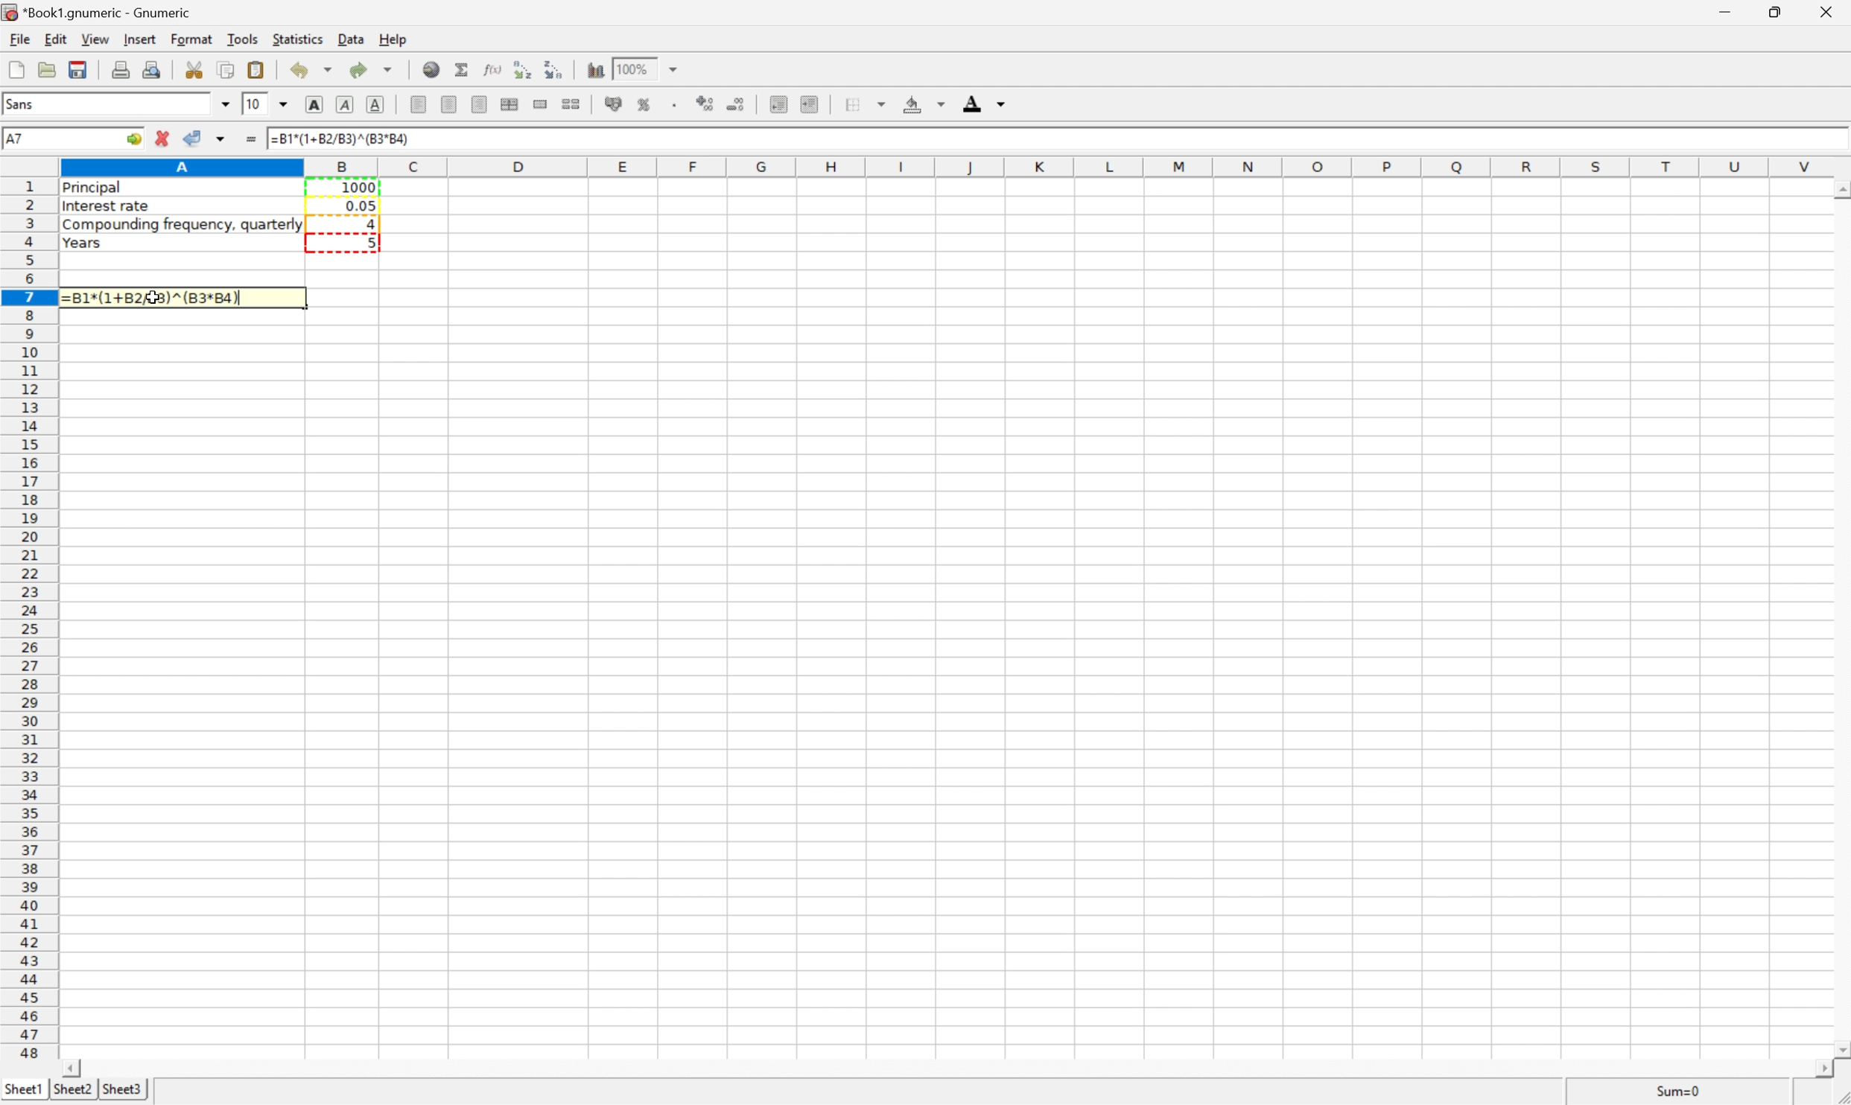 This screenshot has height=1105, width=1851. I want to click on merge range of cells, so click(541, 104).